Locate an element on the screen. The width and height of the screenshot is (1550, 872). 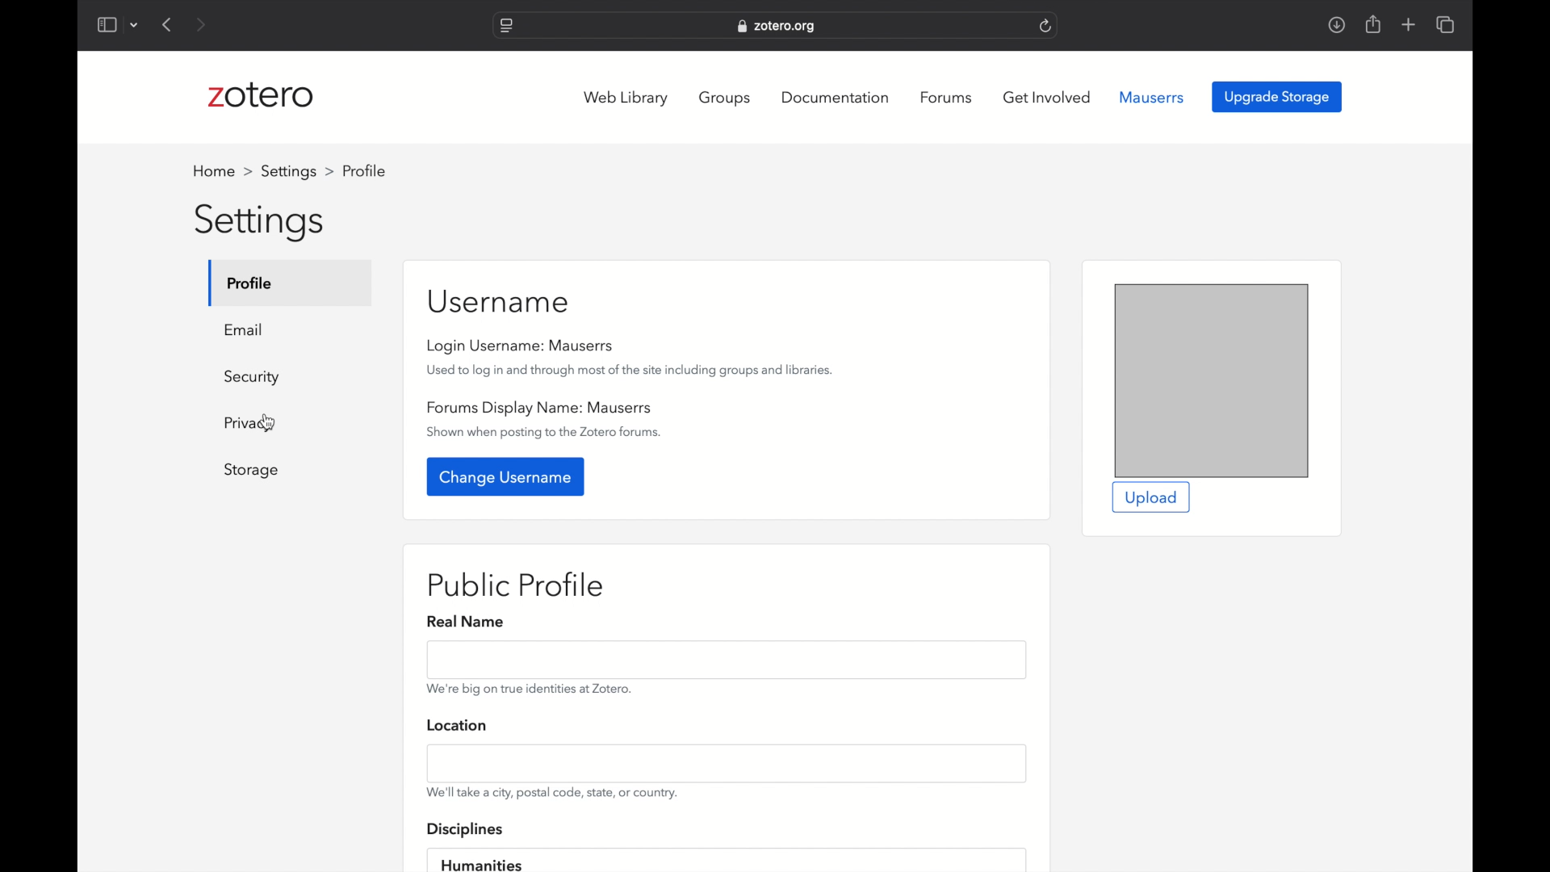
location is located at coordinates (459, 727).